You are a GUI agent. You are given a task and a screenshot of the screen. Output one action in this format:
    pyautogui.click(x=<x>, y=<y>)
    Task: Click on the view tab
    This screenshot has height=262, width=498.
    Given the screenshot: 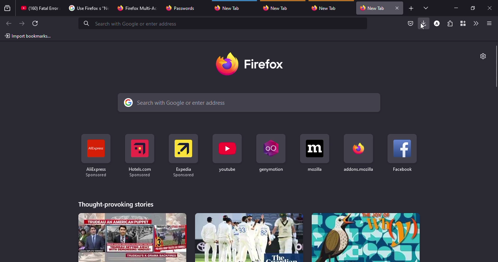 What is the action you would take?
    pyautogui.click(x=426, y=8)
    